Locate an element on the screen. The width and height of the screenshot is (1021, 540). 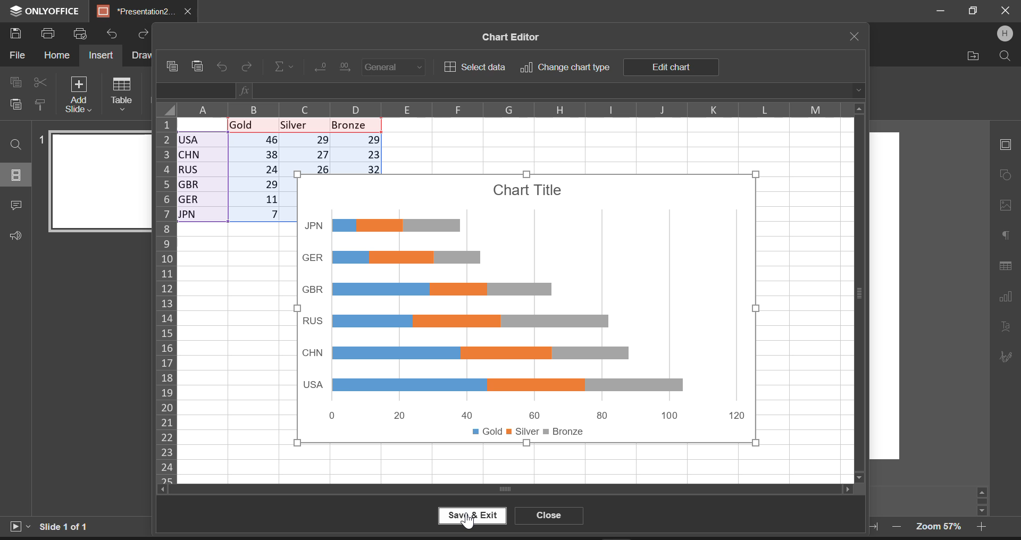
Slide 1 is located at coordinates (95, 180).